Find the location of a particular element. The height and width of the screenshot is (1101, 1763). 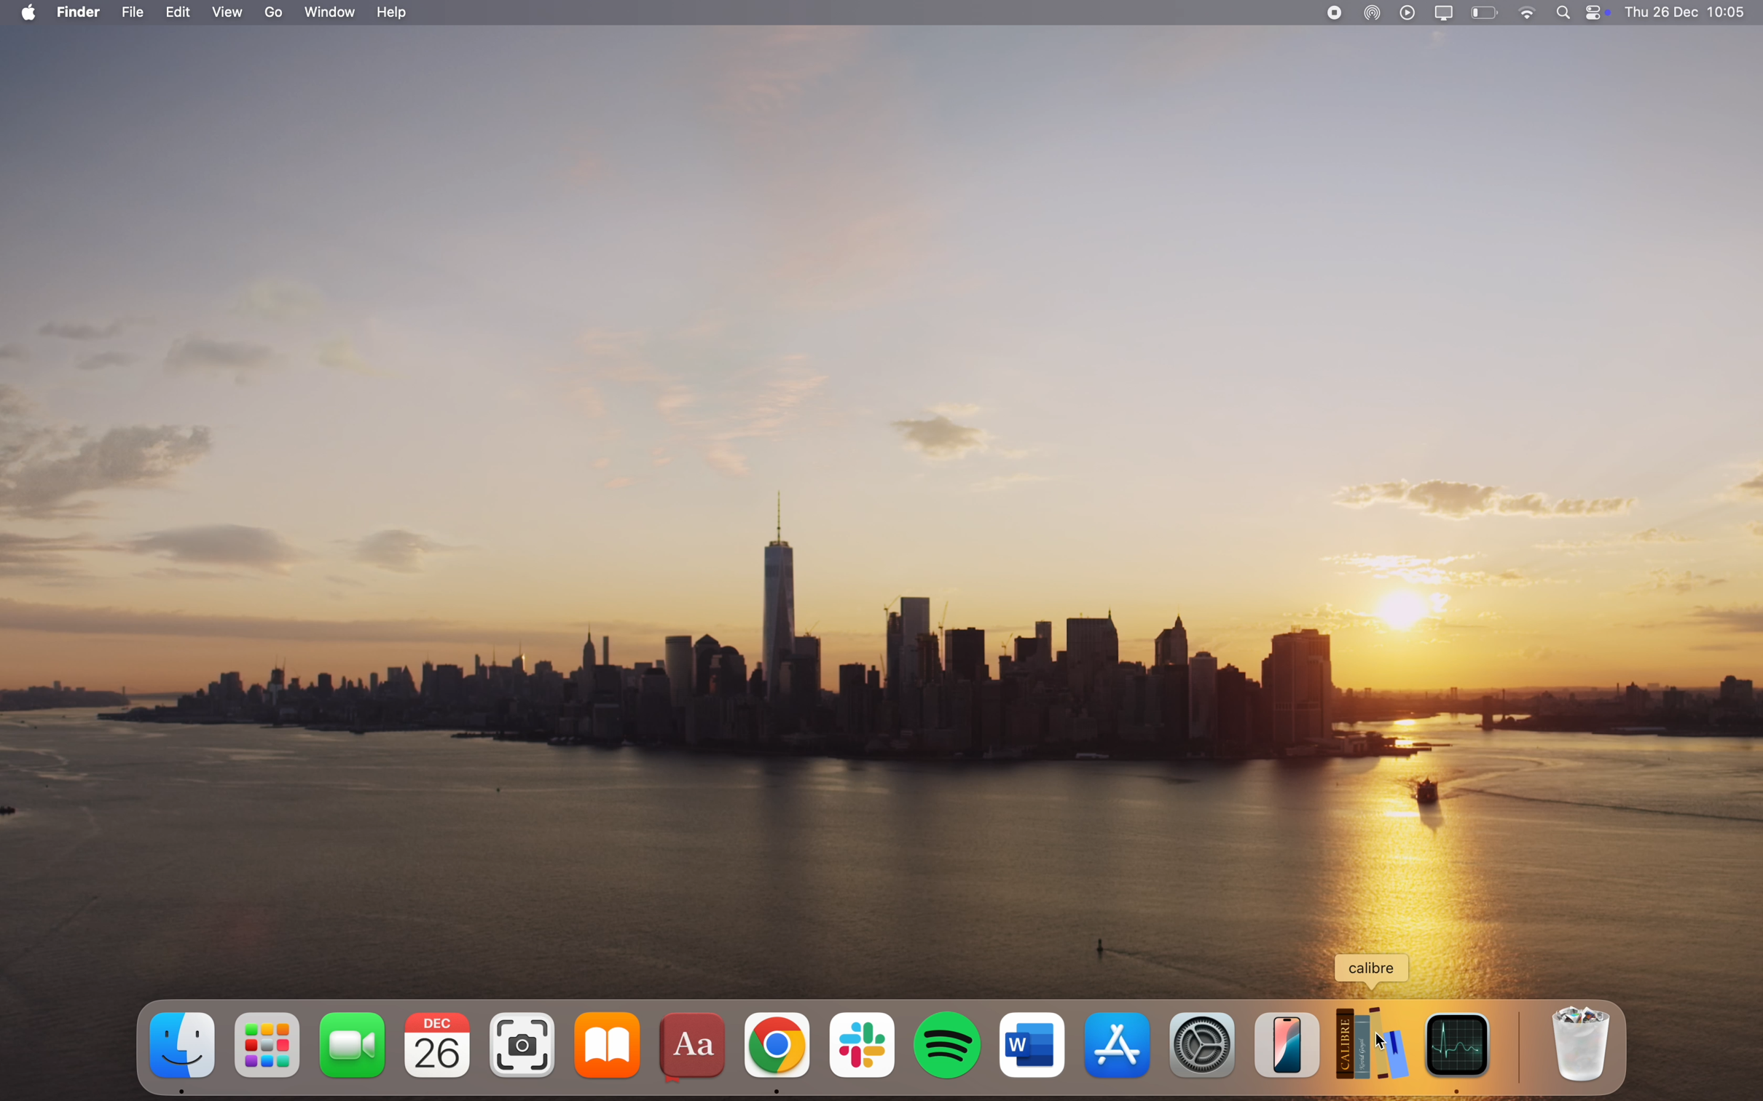

screenshot is located at coordinates (522, 1040).